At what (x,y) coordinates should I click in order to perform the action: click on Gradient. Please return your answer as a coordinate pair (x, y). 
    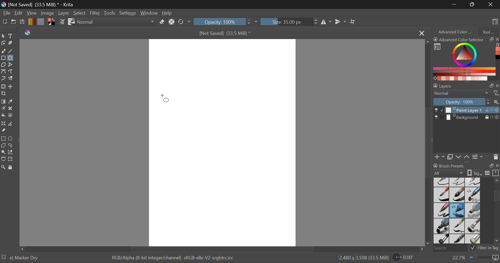
    Looking at the image, I should click on (32, 22).